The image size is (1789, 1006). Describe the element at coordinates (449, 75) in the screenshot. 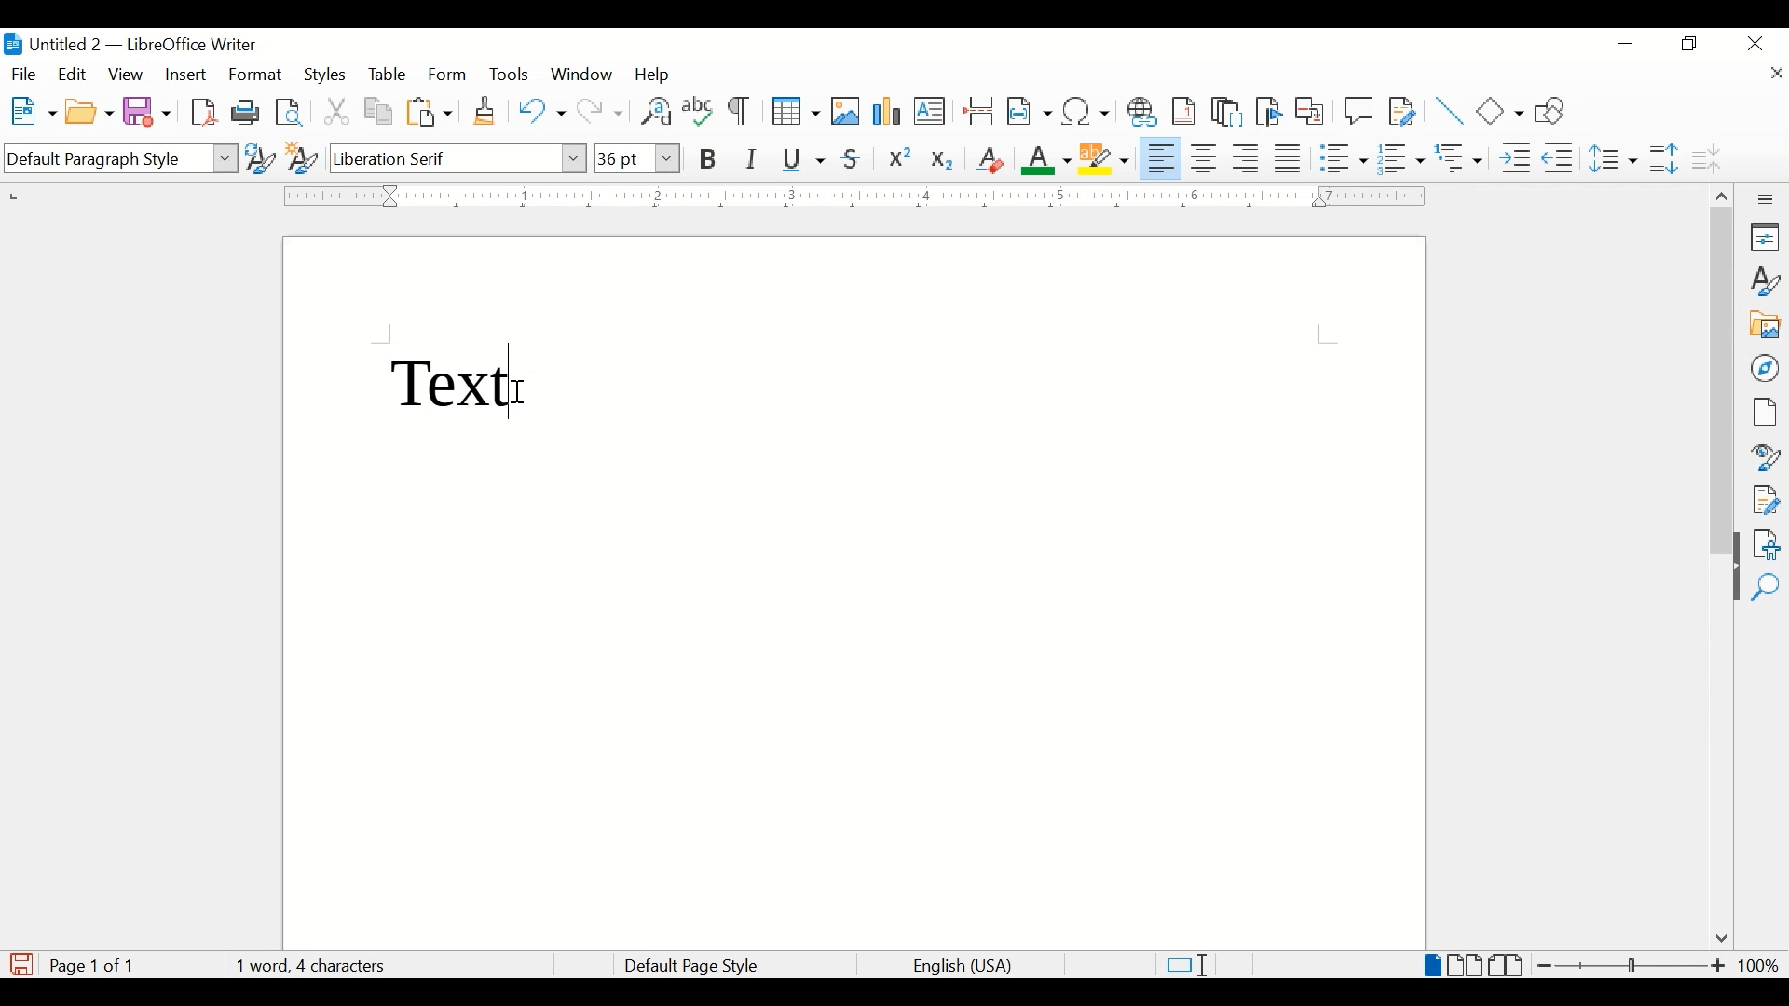

I see `form` at that location.